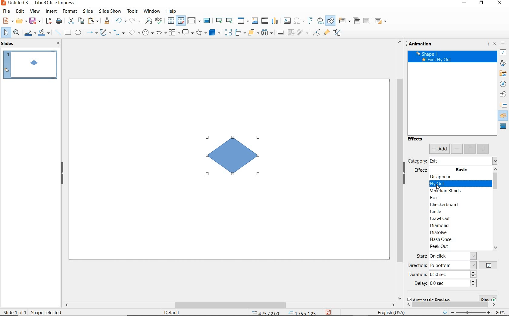 The height and width of the screenshot is (316, 509). I want to click on category, so click(417, 160).